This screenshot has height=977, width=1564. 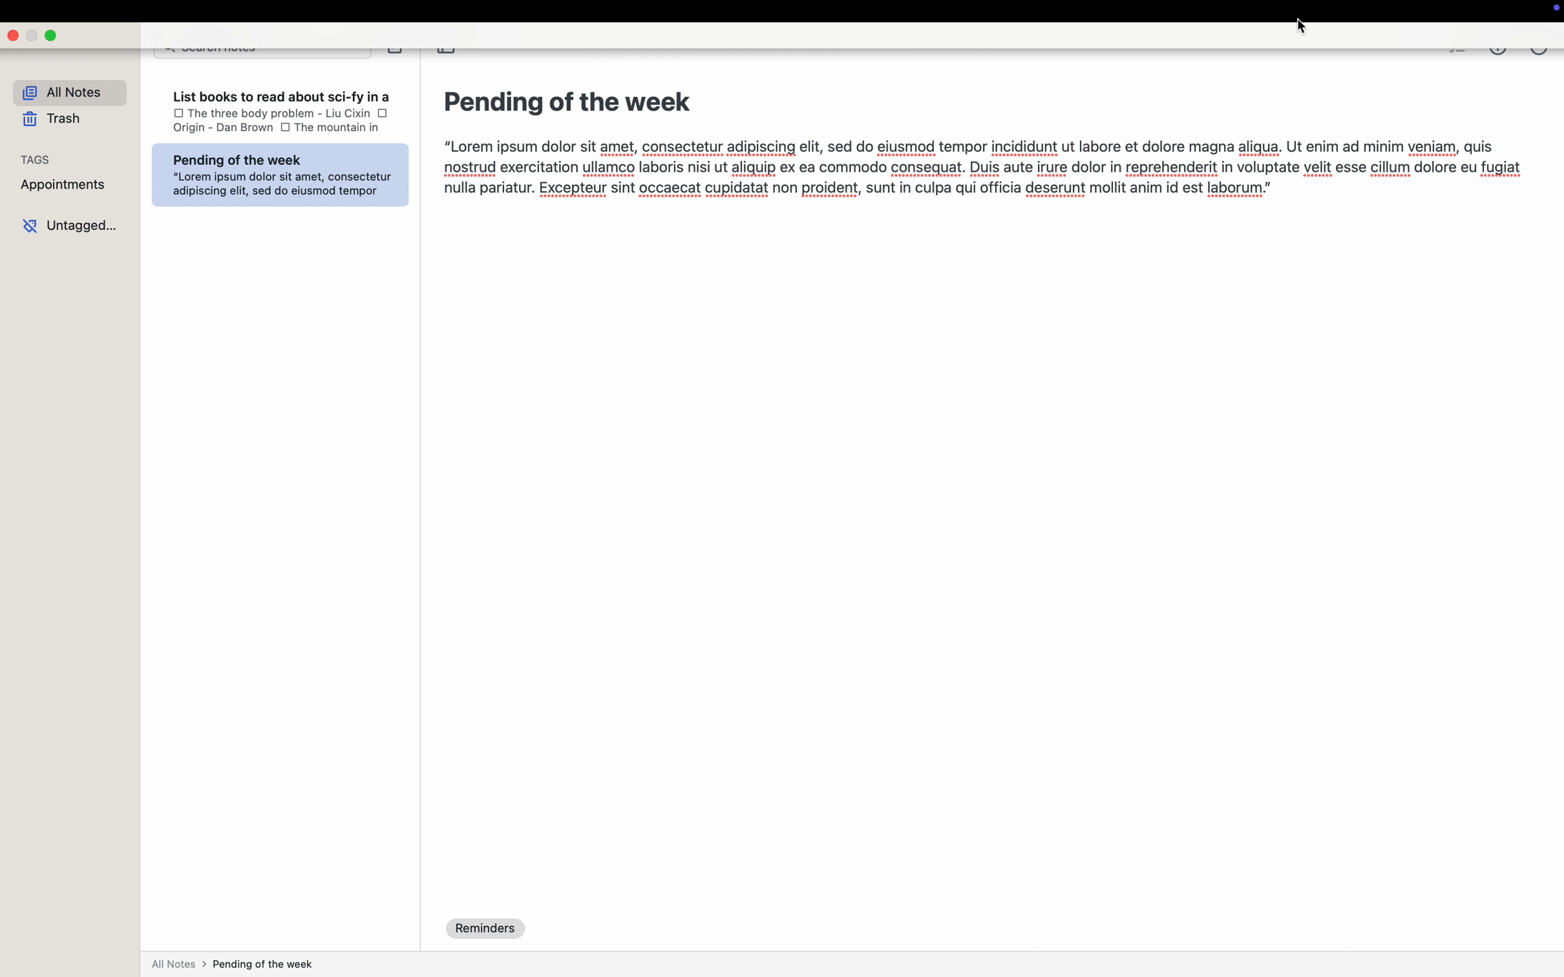 What do you see at coordinates (13, 34) in the screenshot?
I see `close Simplenote` at bounding box center [13, 34].